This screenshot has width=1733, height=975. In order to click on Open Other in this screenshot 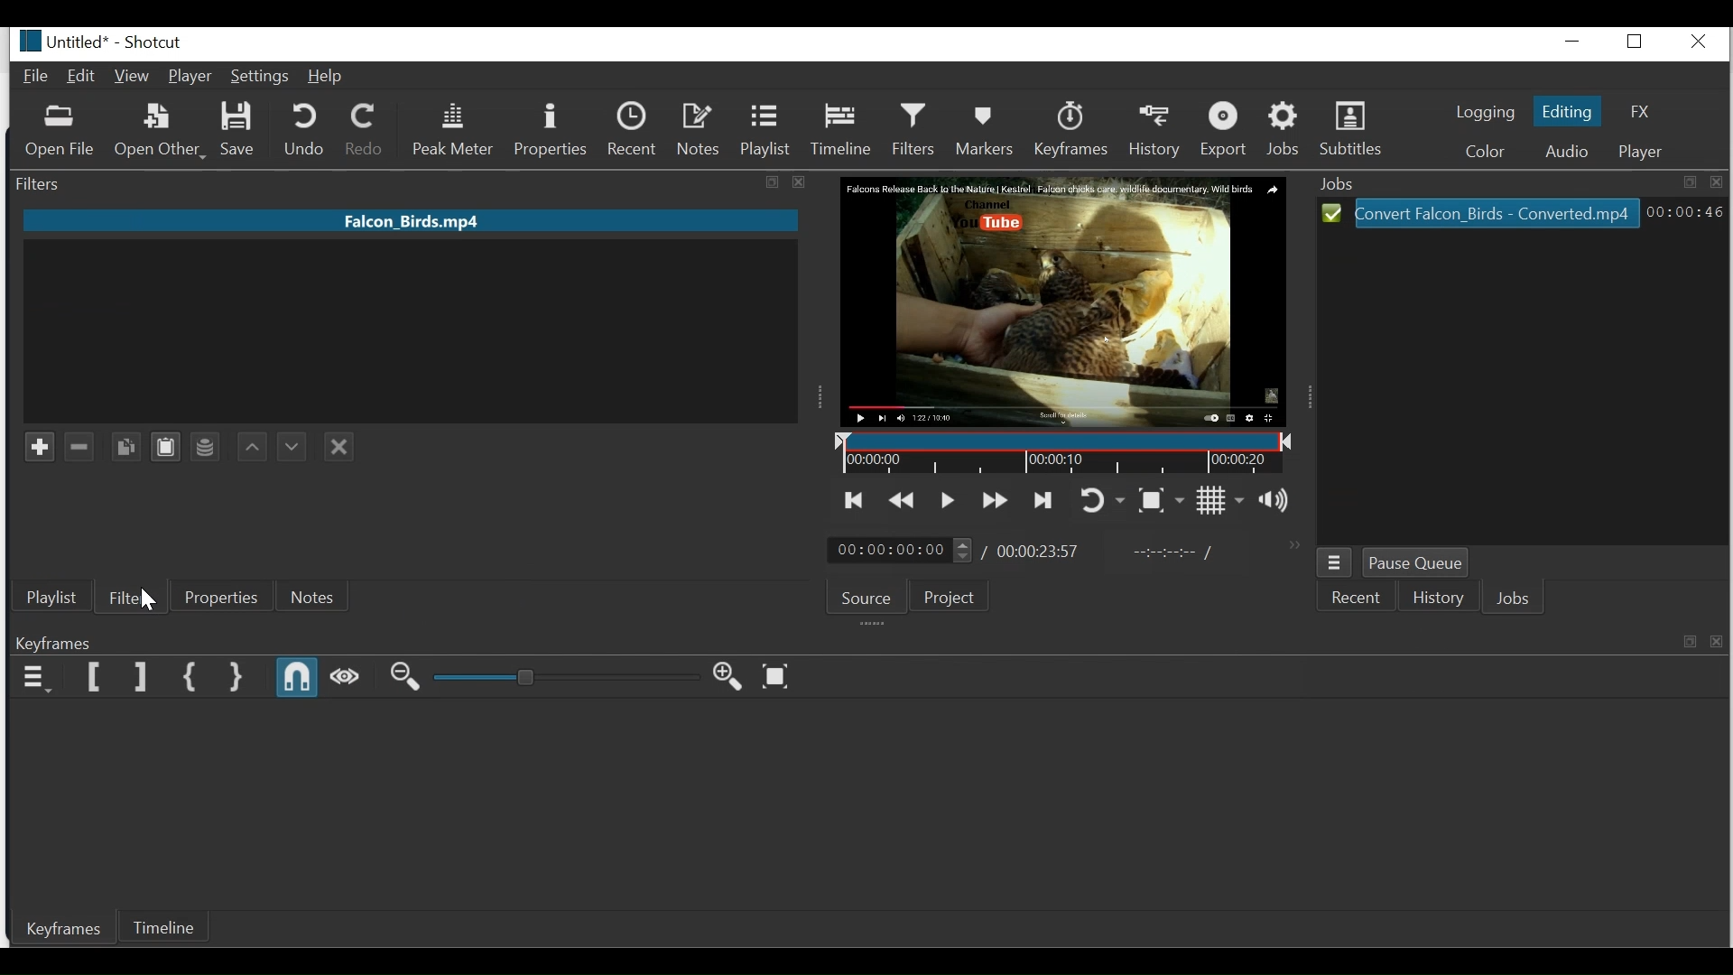, I will do `click(159, 133)`.